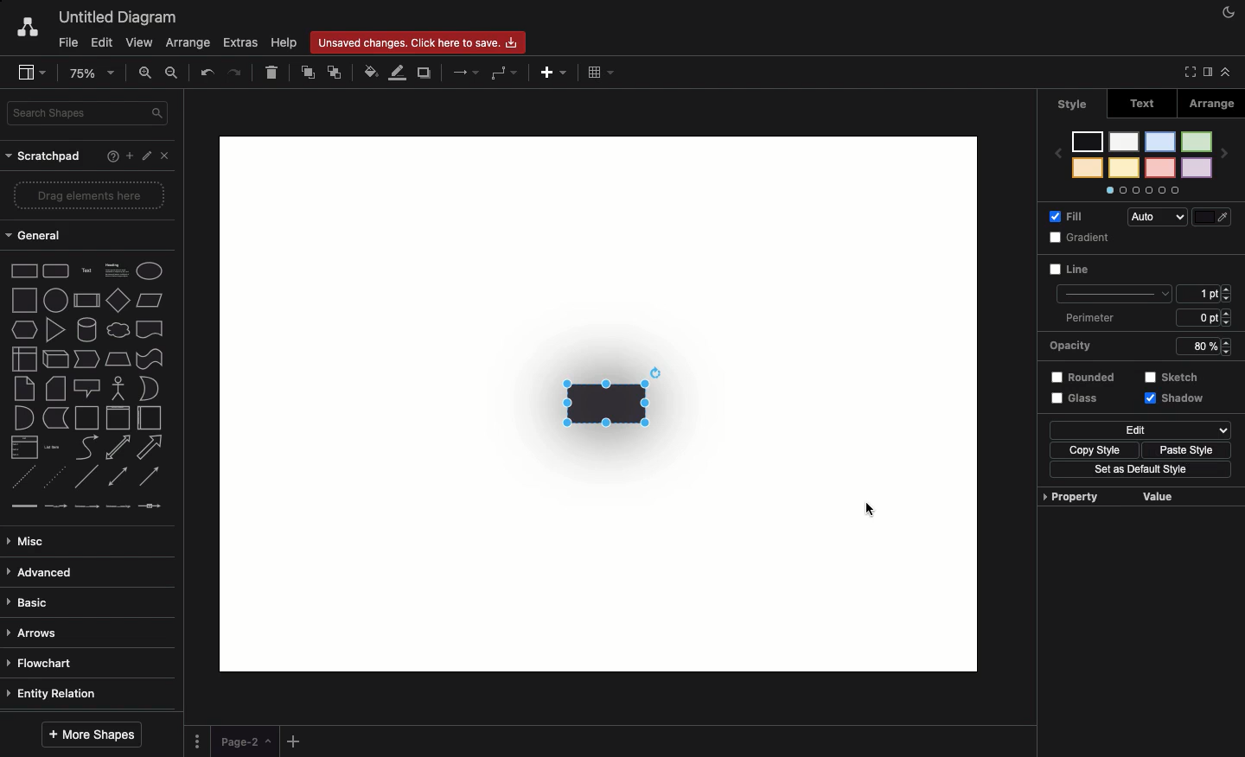  Describe the element at coordinates (1076, 239) in the screenshot. I see `Gradient` at that location.